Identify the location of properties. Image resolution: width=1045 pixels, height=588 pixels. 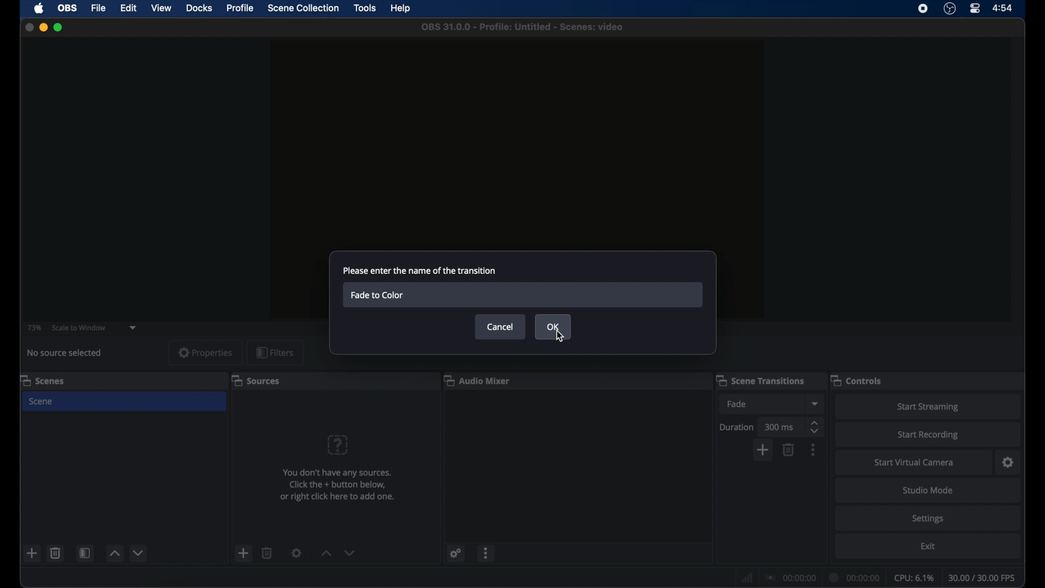
(205, 352).